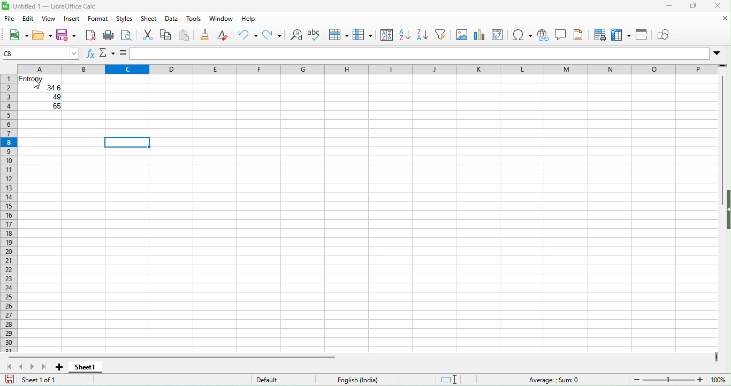  I want to click on undo, so click(247, 37).